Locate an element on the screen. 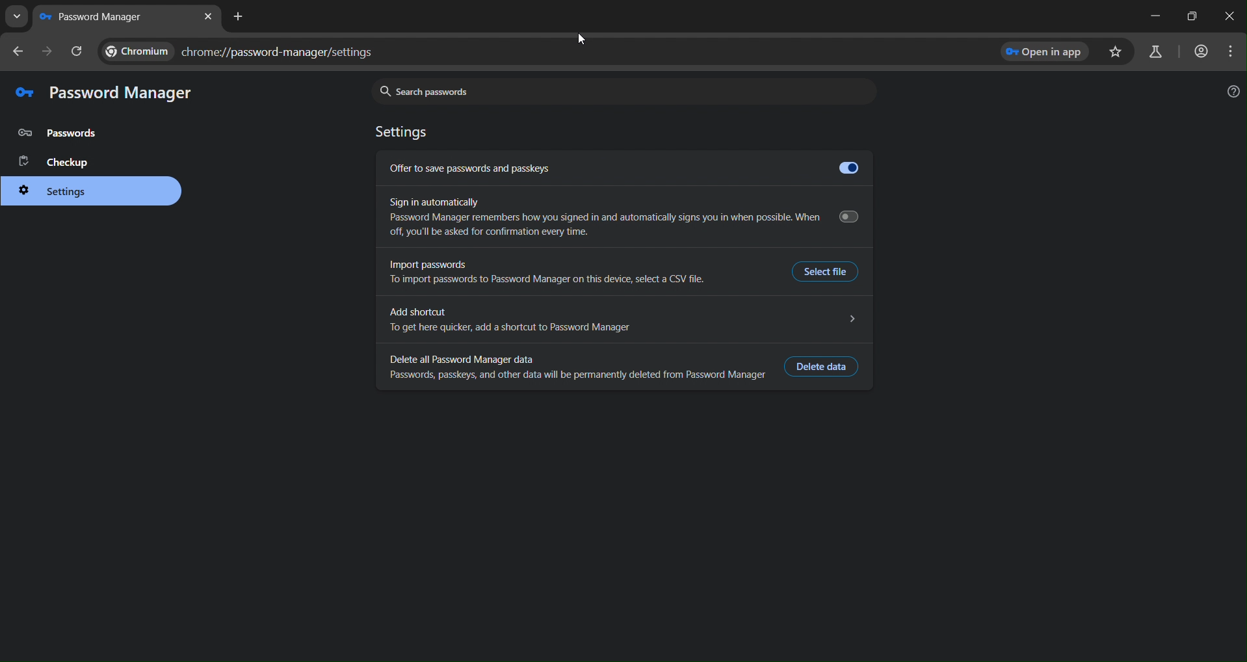 The image size is (1247, 662). bookmark page is located at coordinates (1118, 52).